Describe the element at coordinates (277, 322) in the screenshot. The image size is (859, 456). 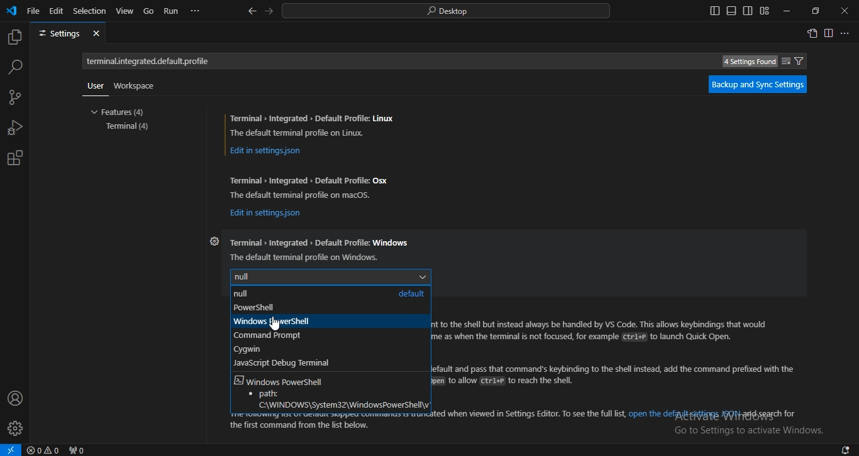
I see `windowspowershell` at that location.